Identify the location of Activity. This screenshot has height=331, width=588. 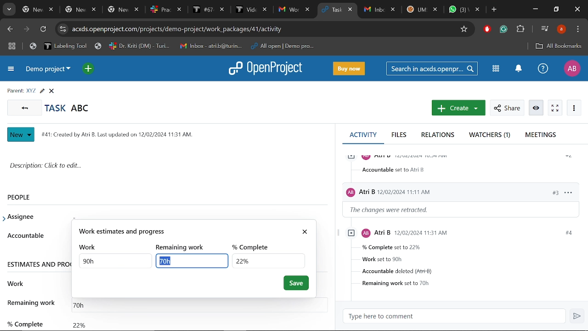
(363, 134).